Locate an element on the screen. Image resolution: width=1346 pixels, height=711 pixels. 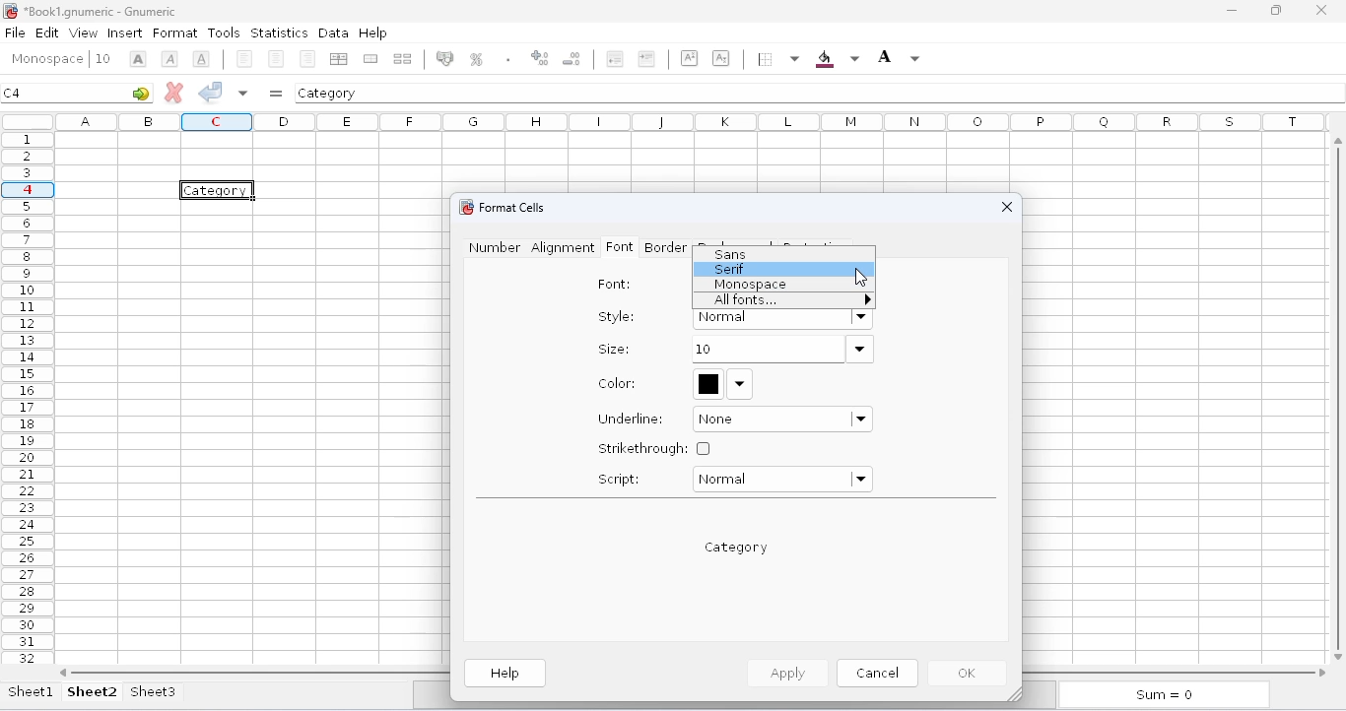
alignment is located at coordinates (563, 248).